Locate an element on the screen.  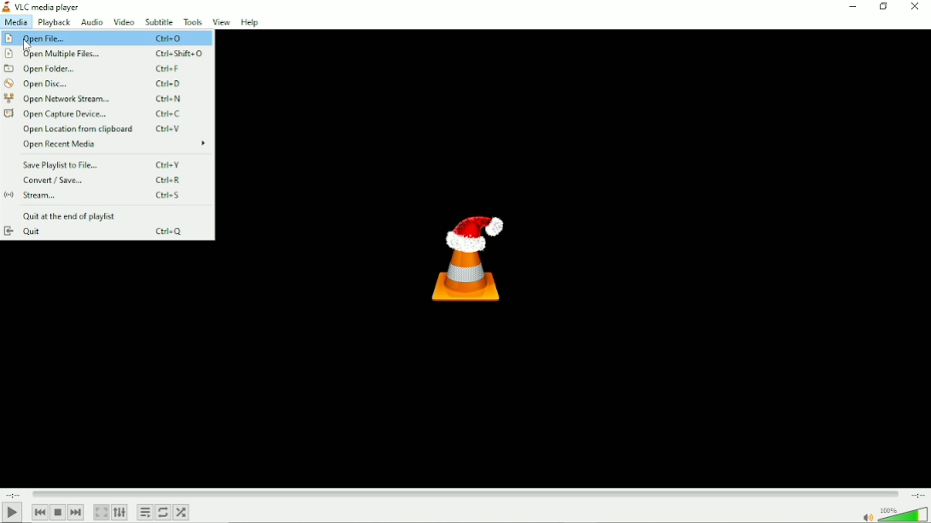
Save playlist to file is located at coordinates (101, 164).